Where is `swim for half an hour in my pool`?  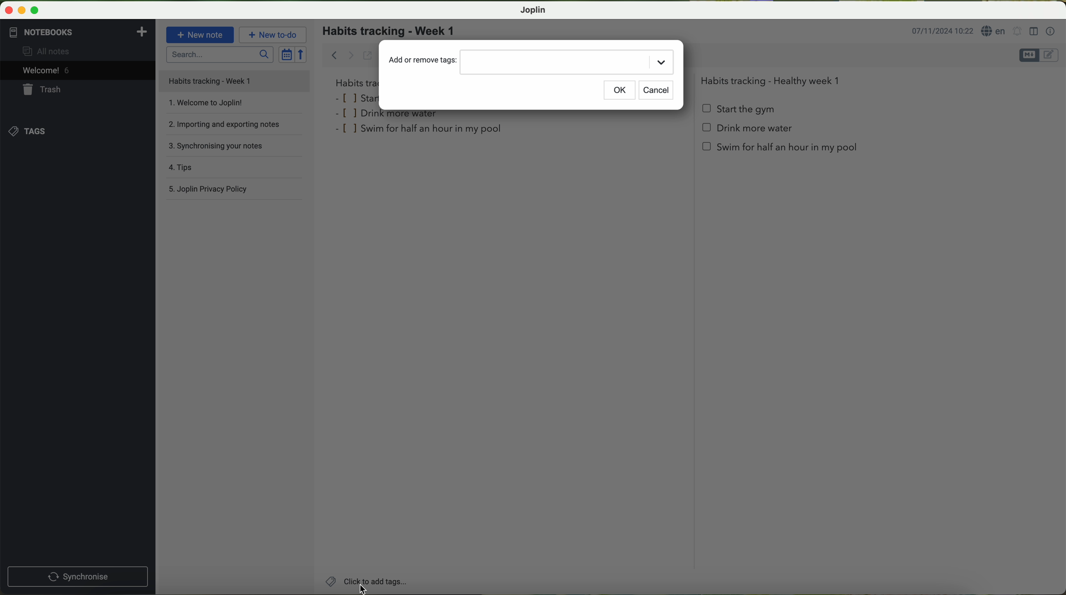
swim for half an hour in my pool is located at coordinates (420, 130).